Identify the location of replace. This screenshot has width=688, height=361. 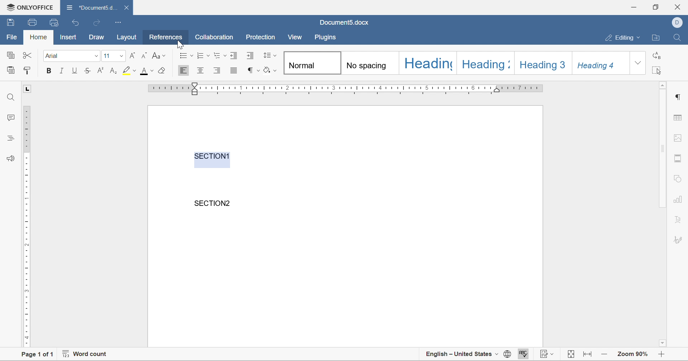
(655, 57).